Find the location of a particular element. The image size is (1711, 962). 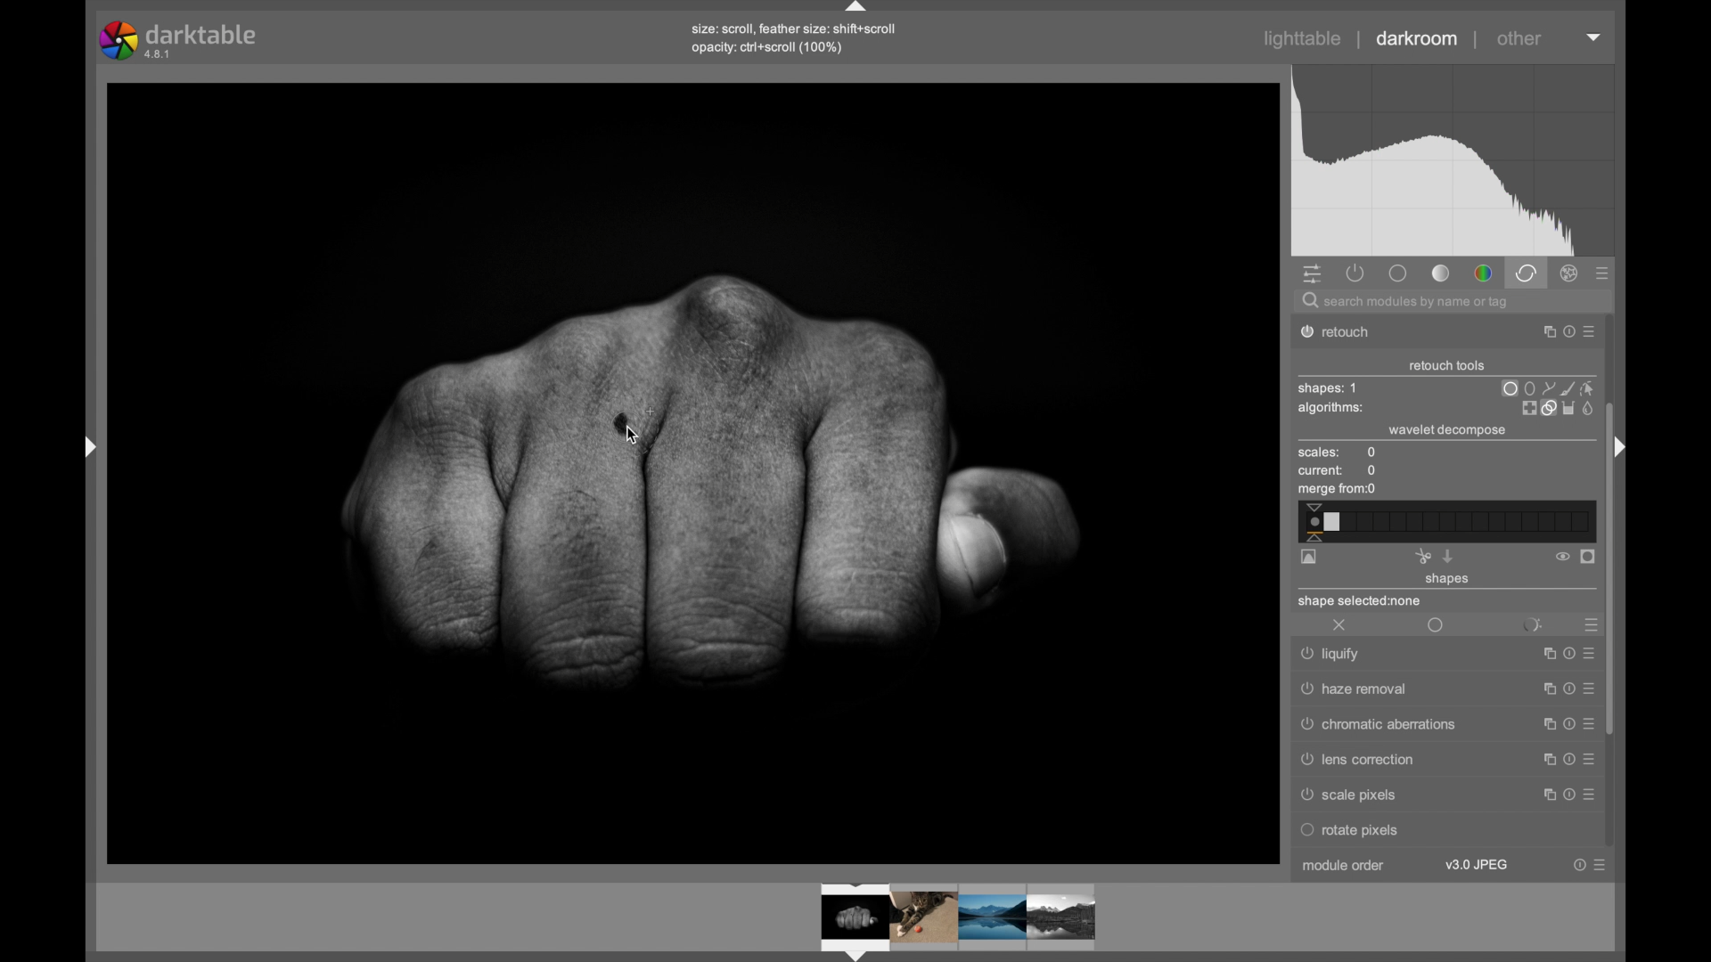

wavelet decompose is located at coordinates (1448, 429).